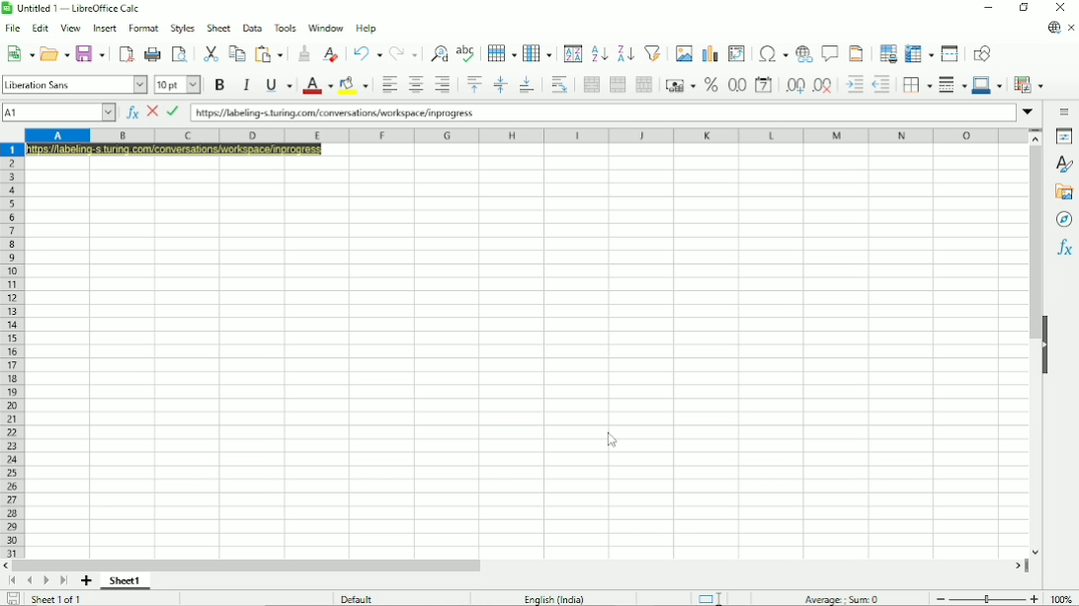  I want to click on sheet, so click(219, 28).